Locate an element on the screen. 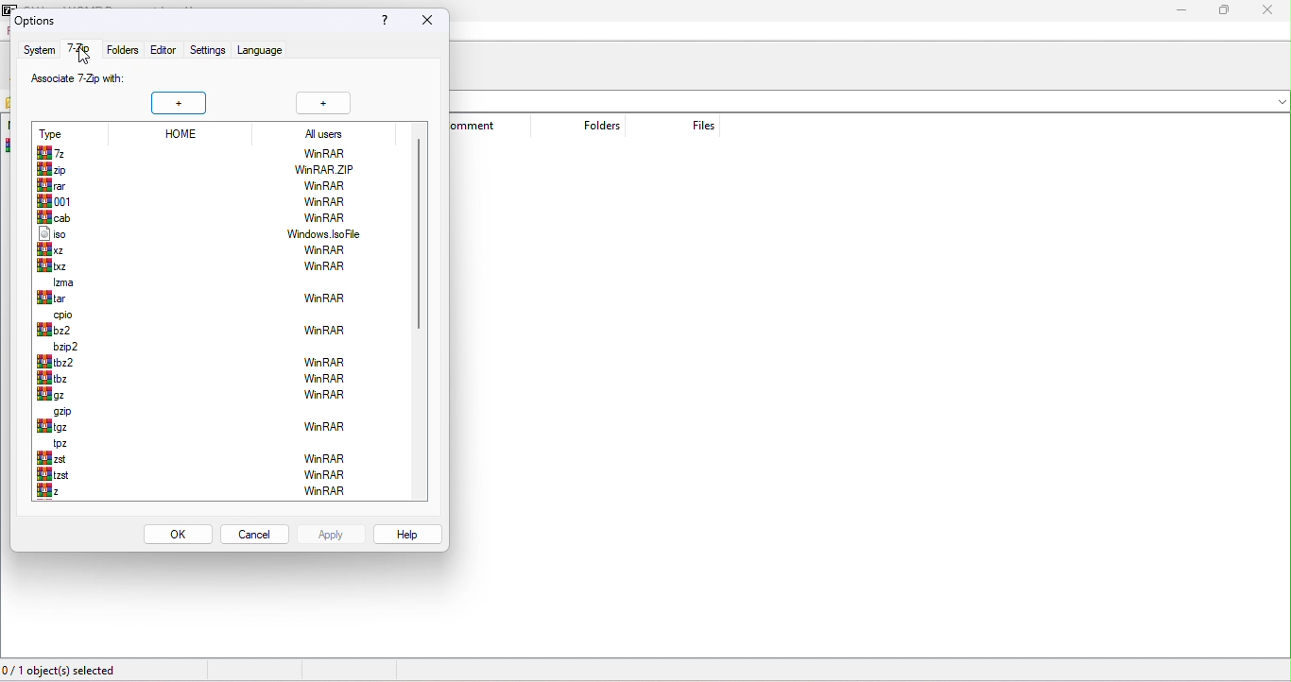 This screenshot has height=682, width=1291. tbz2 is located at coordinates (60, 361).